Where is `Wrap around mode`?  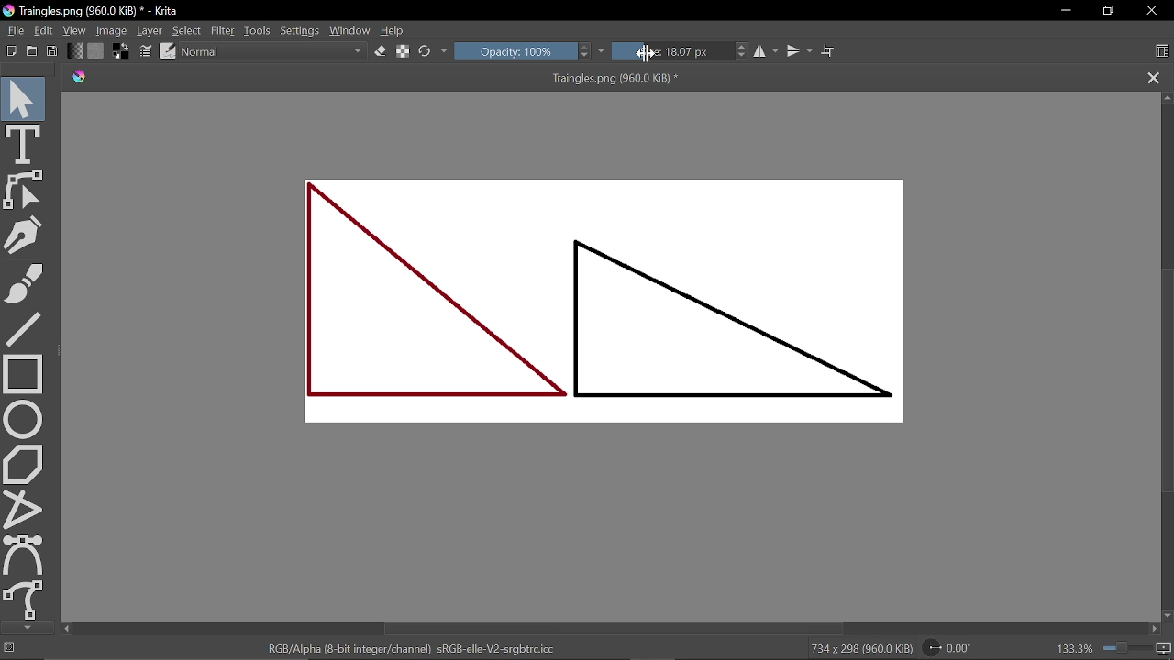
Wrap around mode is located at coordinates (831, 52).